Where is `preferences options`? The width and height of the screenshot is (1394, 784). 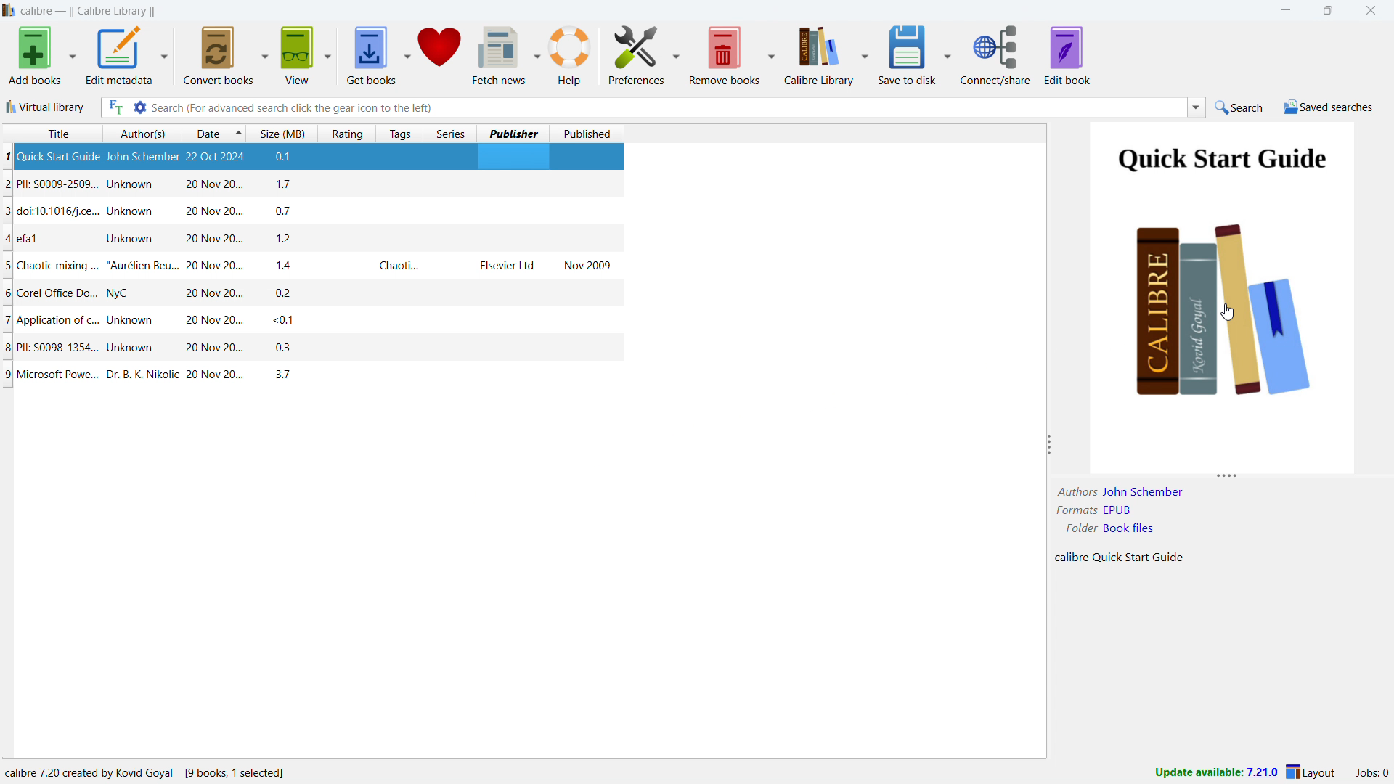
preferences options is located at coordinates (678, 54).